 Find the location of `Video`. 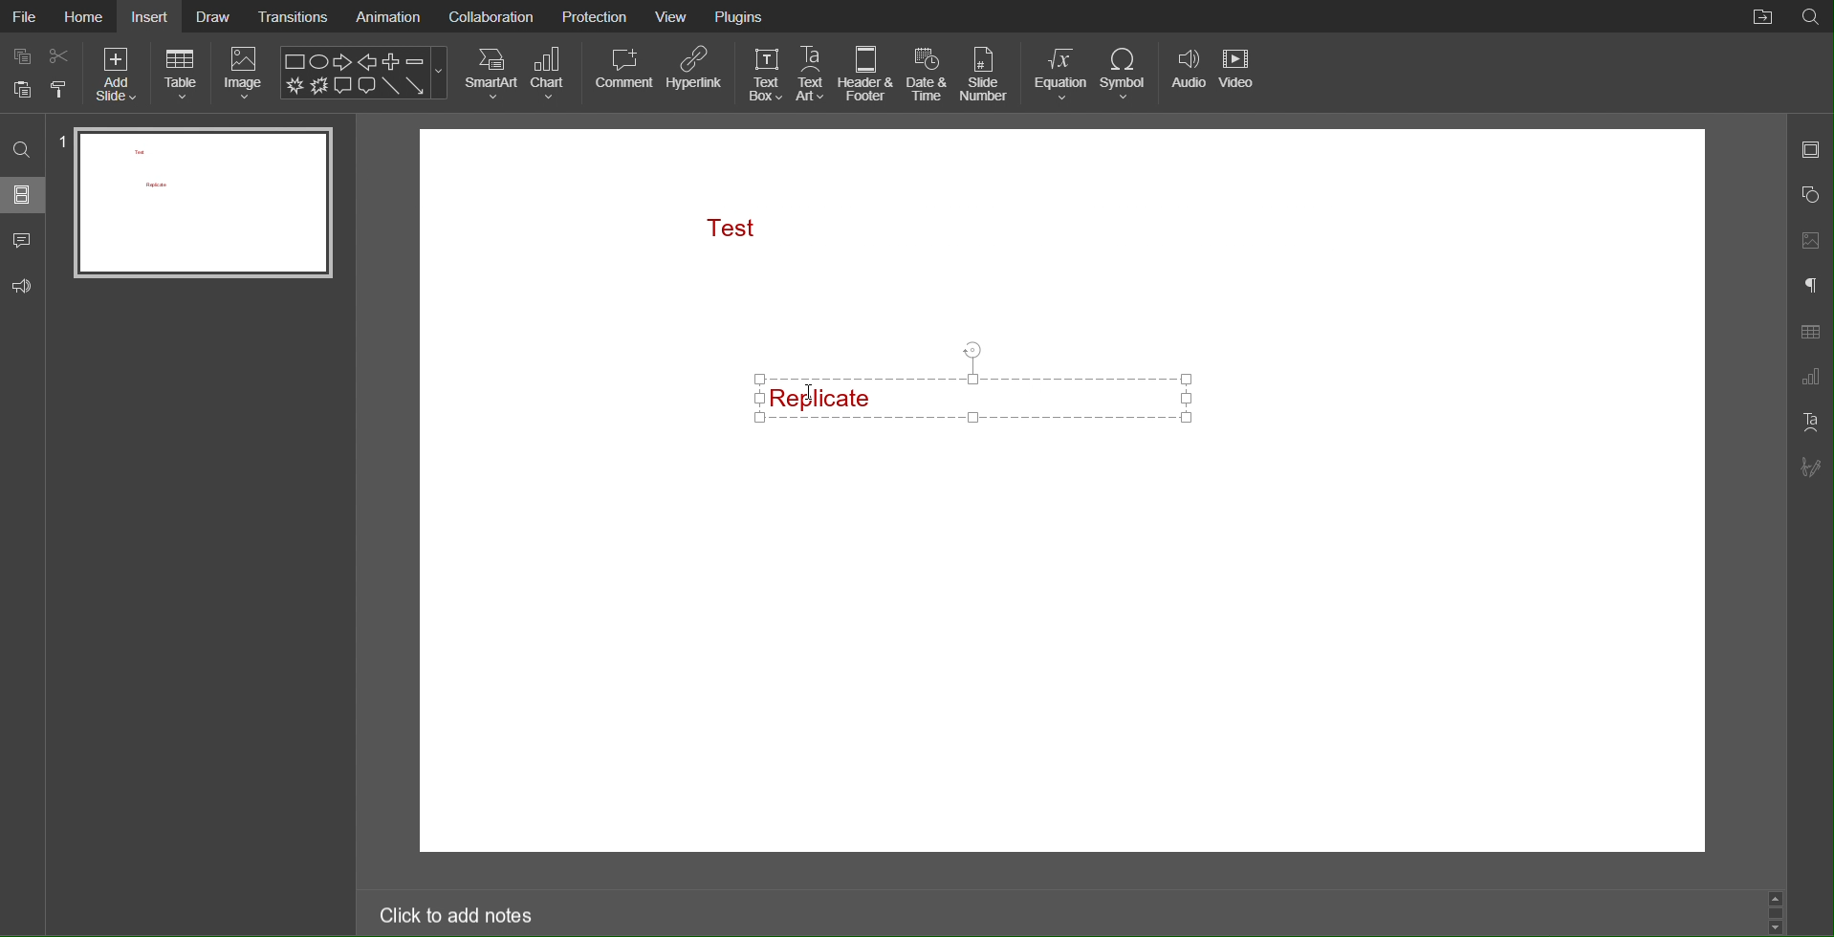

Video is located at coordinates (1239, 75).